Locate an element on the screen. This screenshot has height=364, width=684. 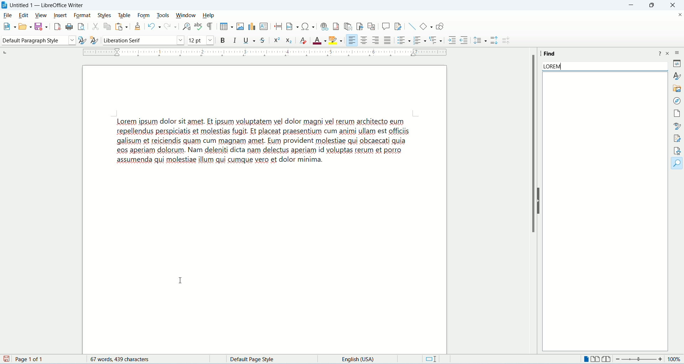
close is located at coordinates (678, 16).